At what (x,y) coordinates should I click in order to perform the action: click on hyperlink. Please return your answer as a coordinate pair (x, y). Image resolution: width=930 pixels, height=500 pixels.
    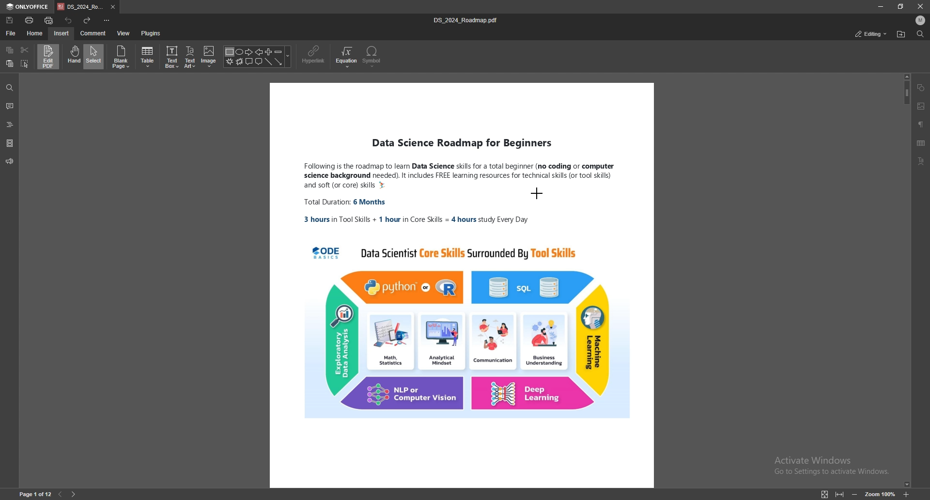
    Looking at the image, I should click on (315, 55).